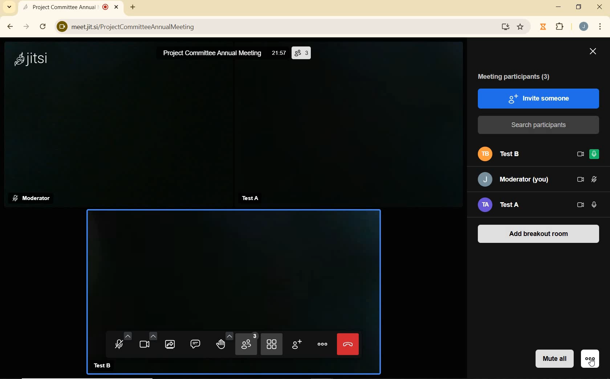  What do you see at coordinates (594, 155) in the screenshot?
I see `MICROPHONE` at bounding box center [594, 155].